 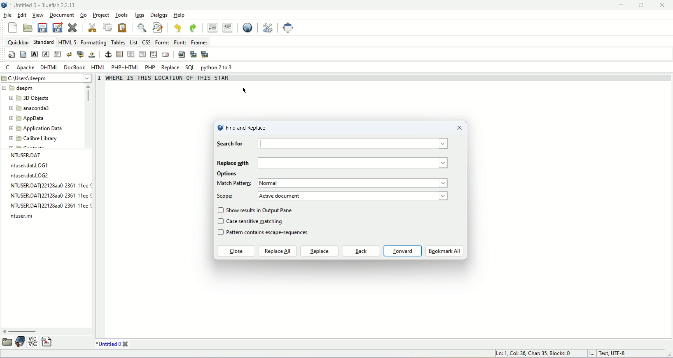 What do you see at coordinates (158, 15) in the screenshot?
I see `dialogs` at bounding box center [158, 15].